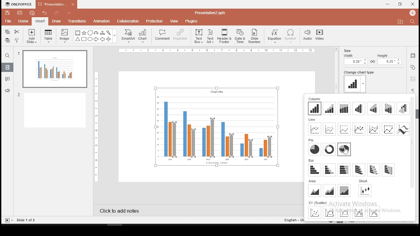  I want to click on date and time, so click(240, 36).